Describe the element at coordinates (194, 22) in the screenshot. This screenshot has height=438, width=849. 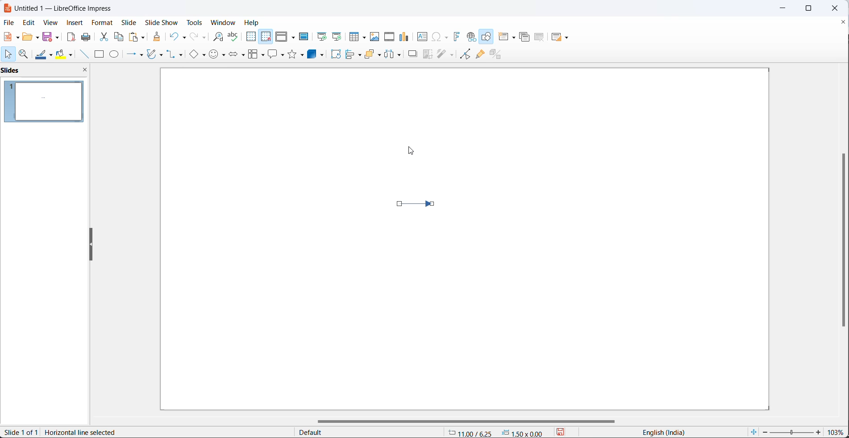
I see `tools` at that location.